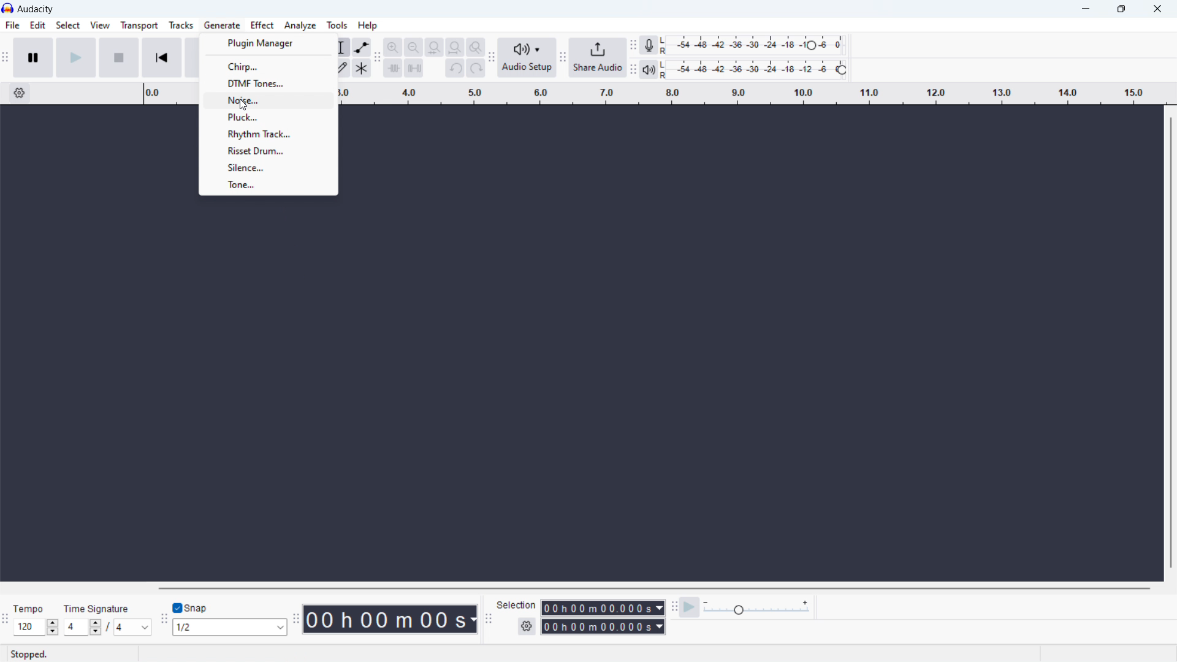 Image resolution: width=1177 pixels, height=662 pixels. What do you see at coordinates (119, 58) in the screenshot?
I see `stop` at bounding box center [119, 58].